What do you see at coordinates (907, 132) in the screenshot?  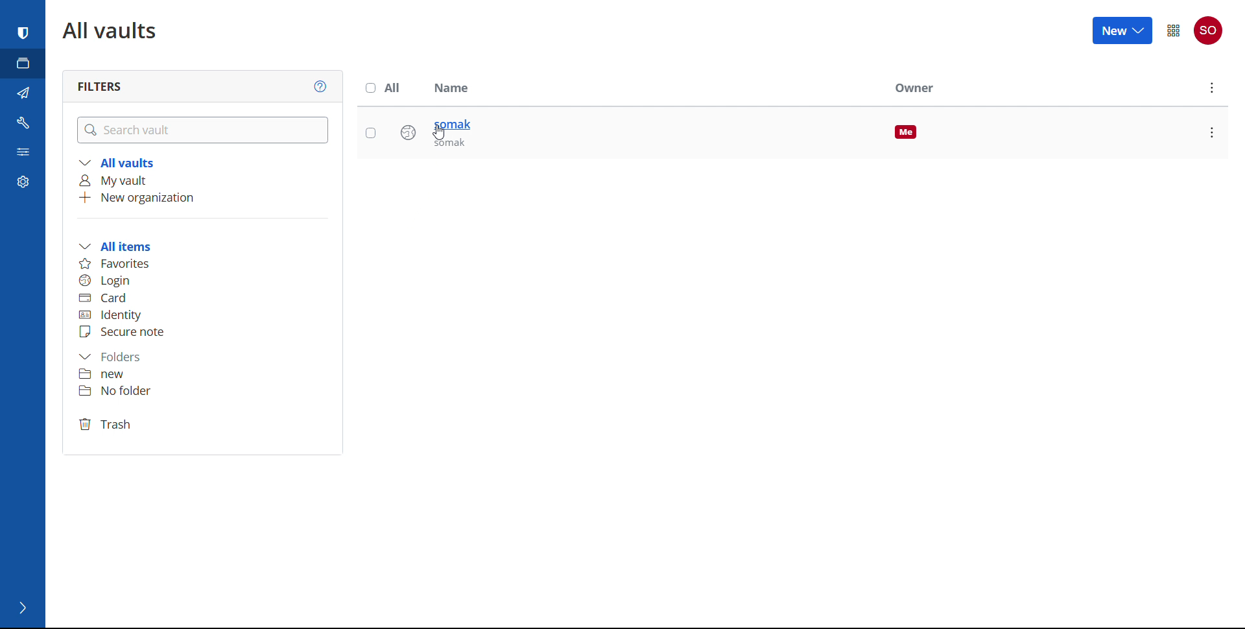 I see `me` at bounding box center [907, 132].